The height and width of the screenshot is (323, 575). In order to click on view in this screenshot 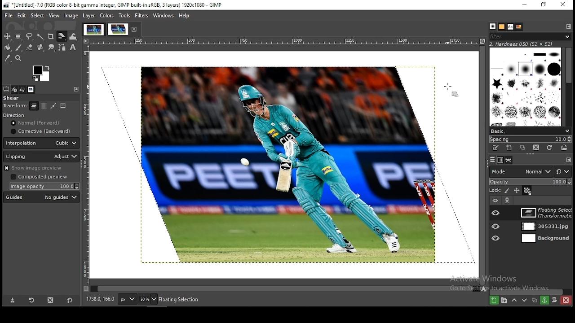, I will do `click(54, 16)`.